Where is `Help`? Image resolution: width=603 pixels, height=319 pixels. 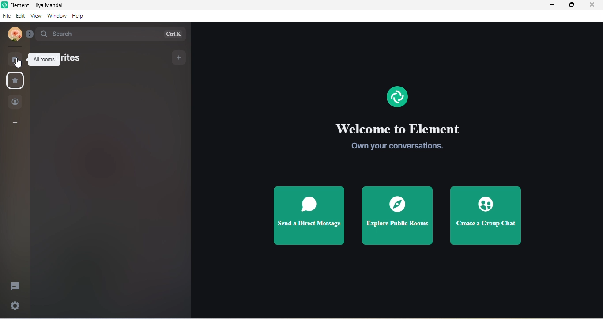
Help is located at coordinates (78, 16).